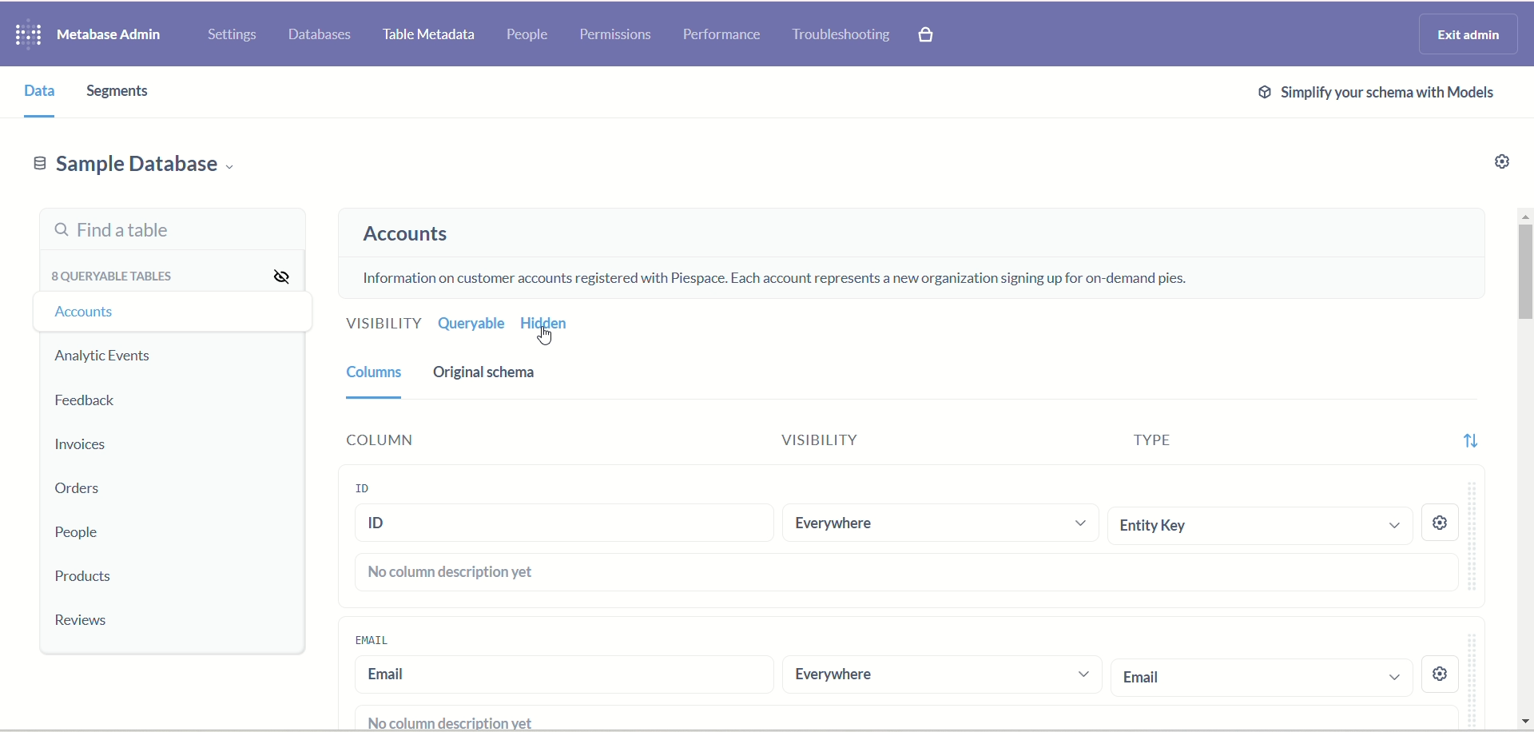 This screenshot has height=732, width=1534. I want to click on vertical scroll bar, so click(1524, 464).